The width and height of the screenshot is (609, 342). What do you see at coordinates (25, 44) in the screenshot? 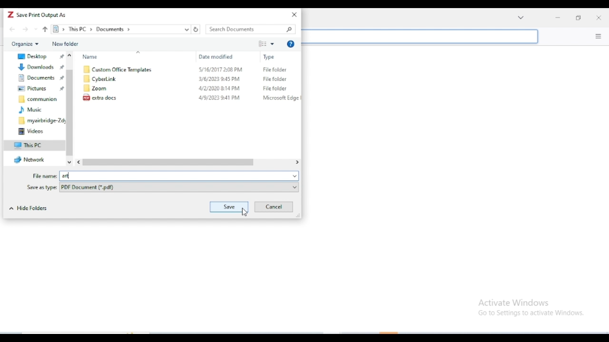
I see `organize` at bounding box center [25, 44].